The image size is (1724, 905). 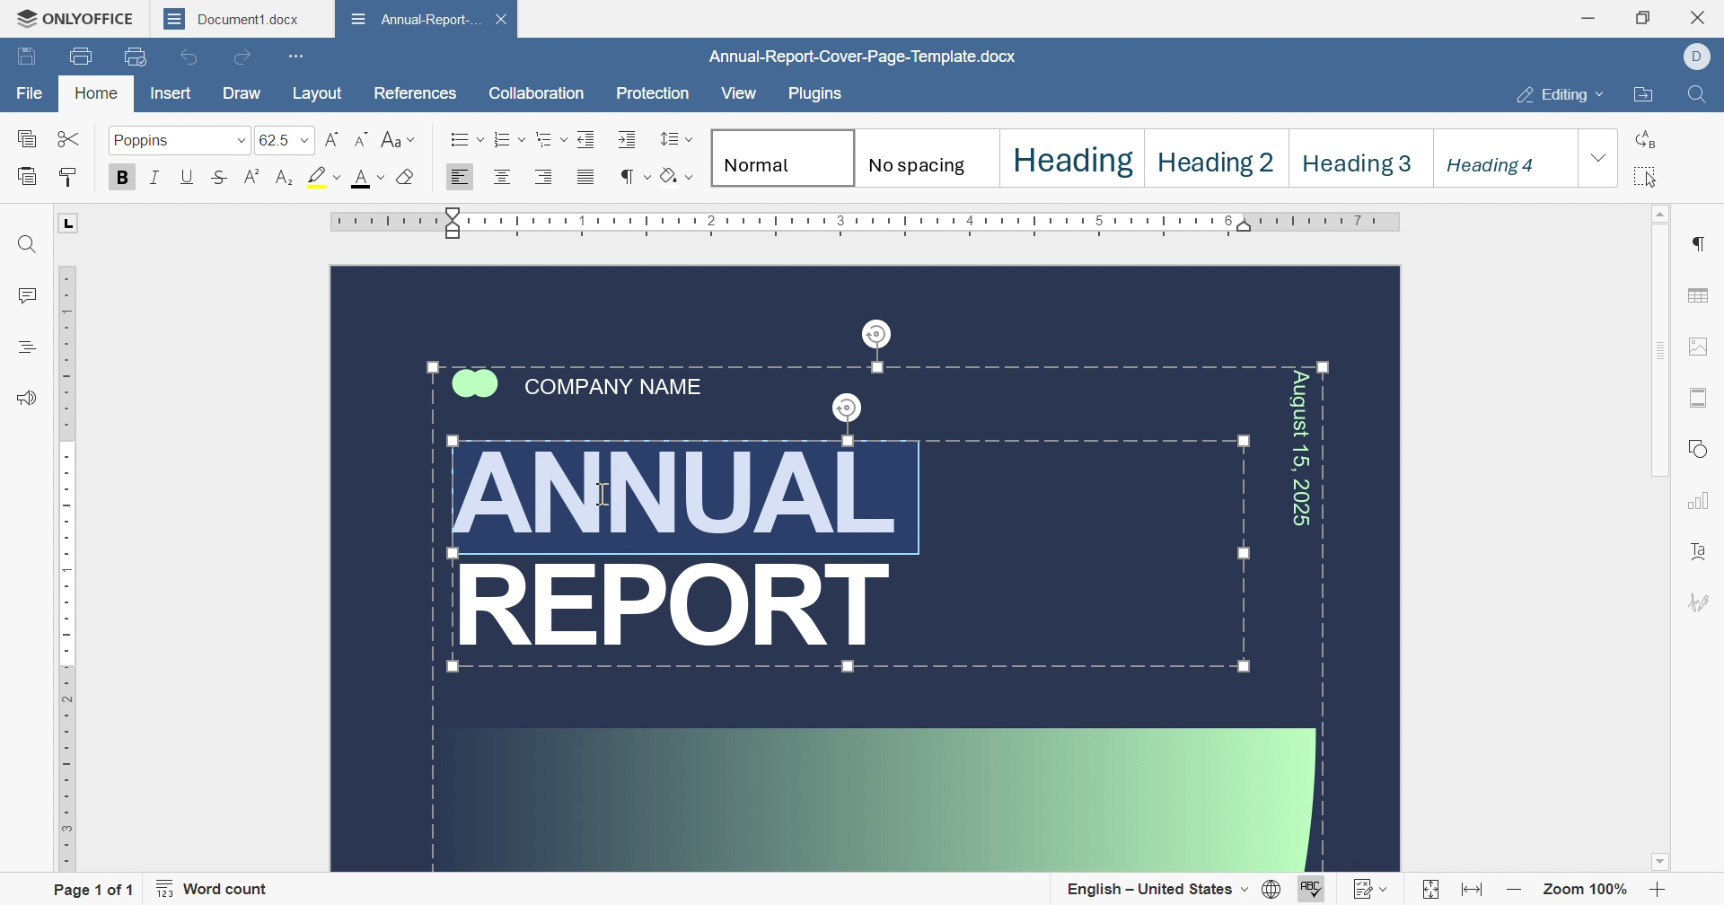 What do you see at coordinates (26, 347) in the screenshot?
I see `headings` at bounding box center [26, 347].